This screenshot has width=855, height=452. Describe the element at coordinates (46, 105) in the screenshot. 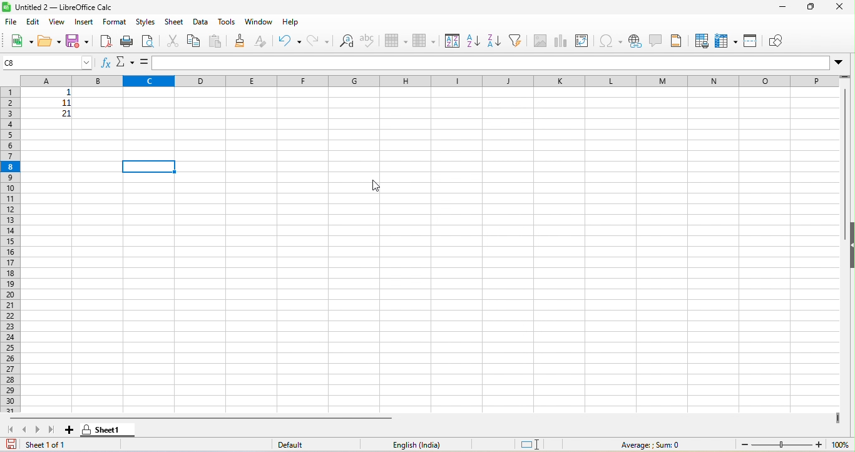

I see `cell ranges` at that location.